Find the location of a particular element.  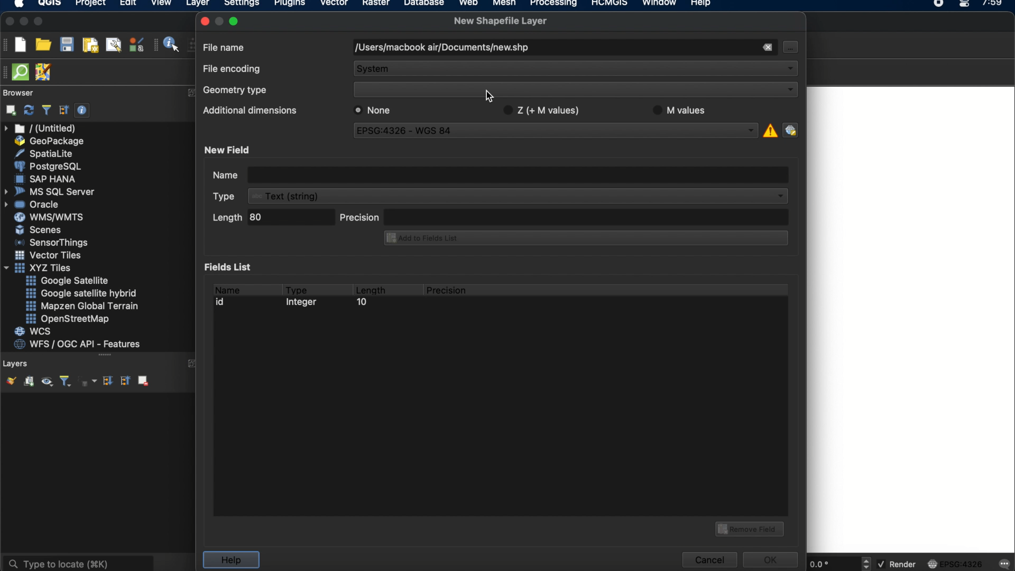

untitled is located at coordinates (41, 128).